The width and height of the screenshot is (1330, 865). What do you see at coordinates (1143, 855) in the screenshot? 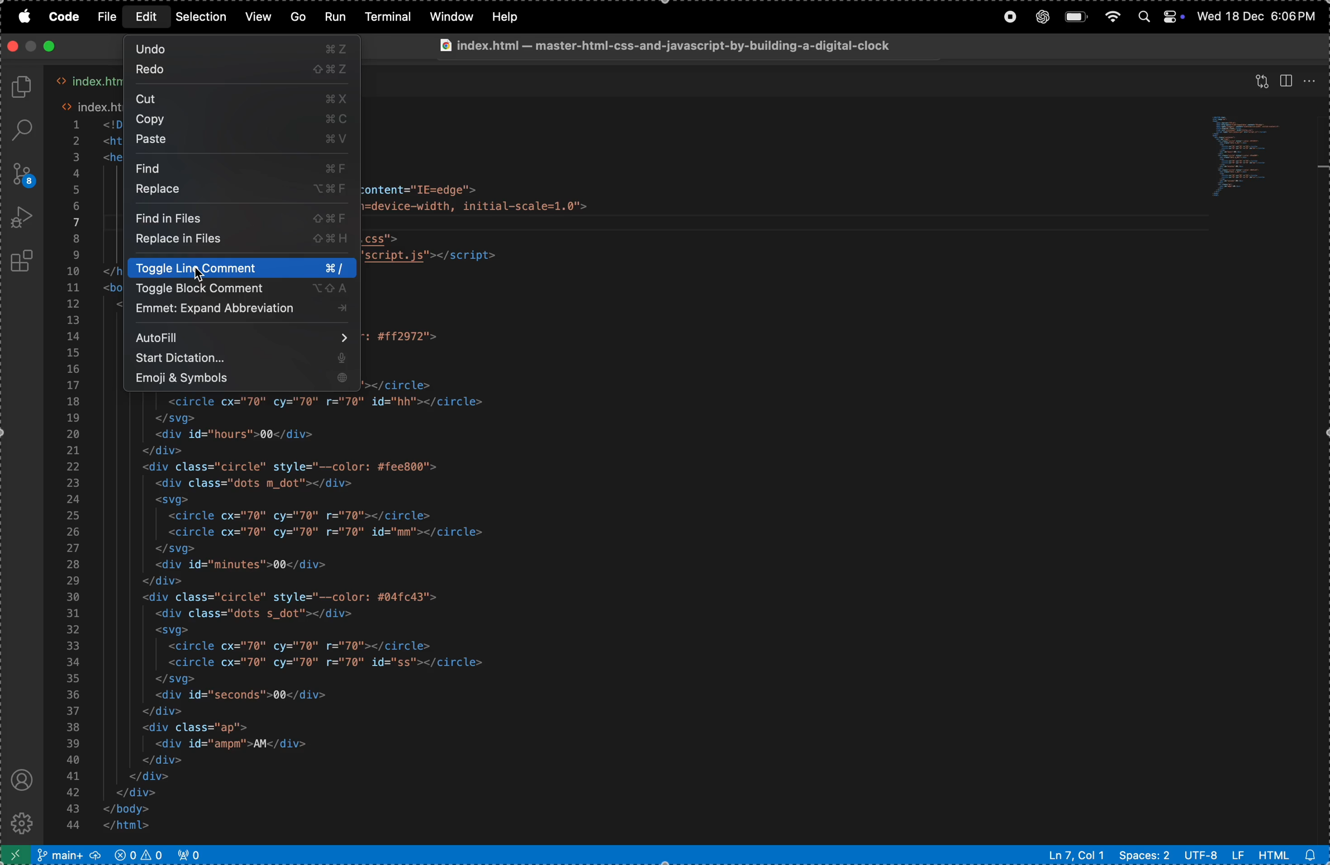
I see `spaces 2` at bounding box center [1143, 855].